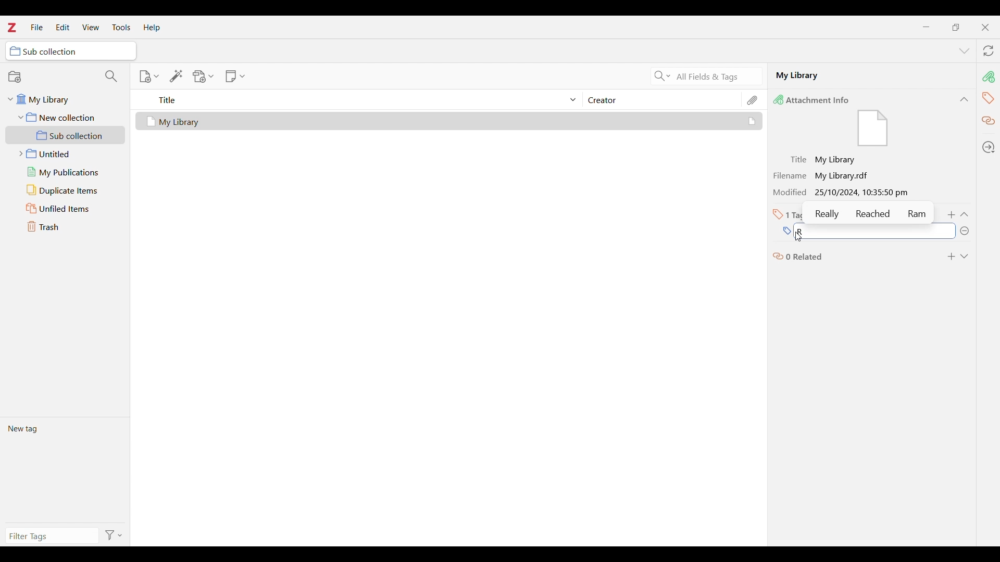  I want to click on Sync with zotero.org, so click(989, 50).